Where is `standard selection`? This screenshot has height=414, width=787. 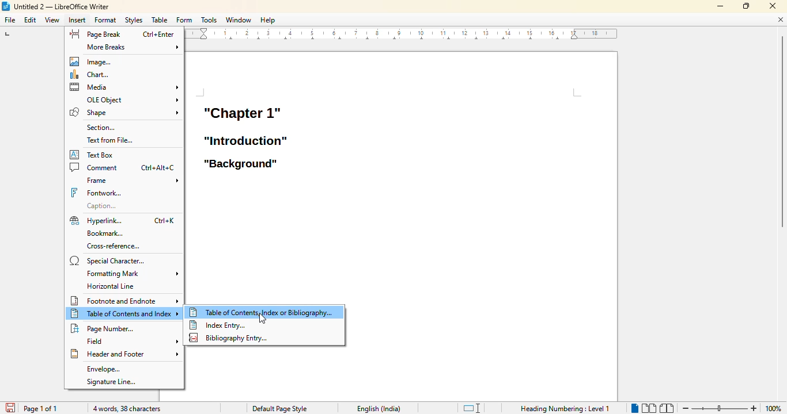 standard selection is located at coordinates (472, 408).